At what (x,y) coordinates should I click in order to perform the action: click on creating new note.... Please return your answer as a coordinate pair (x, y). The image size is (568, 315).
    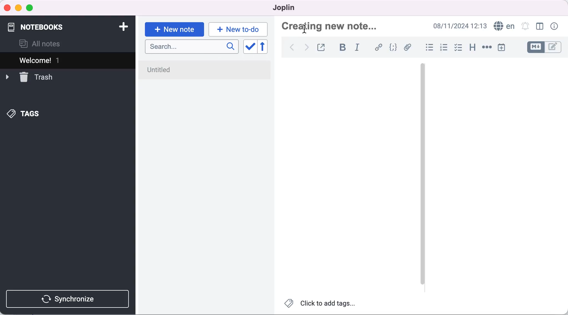
    Looking at the image, I should click on (332, 27).